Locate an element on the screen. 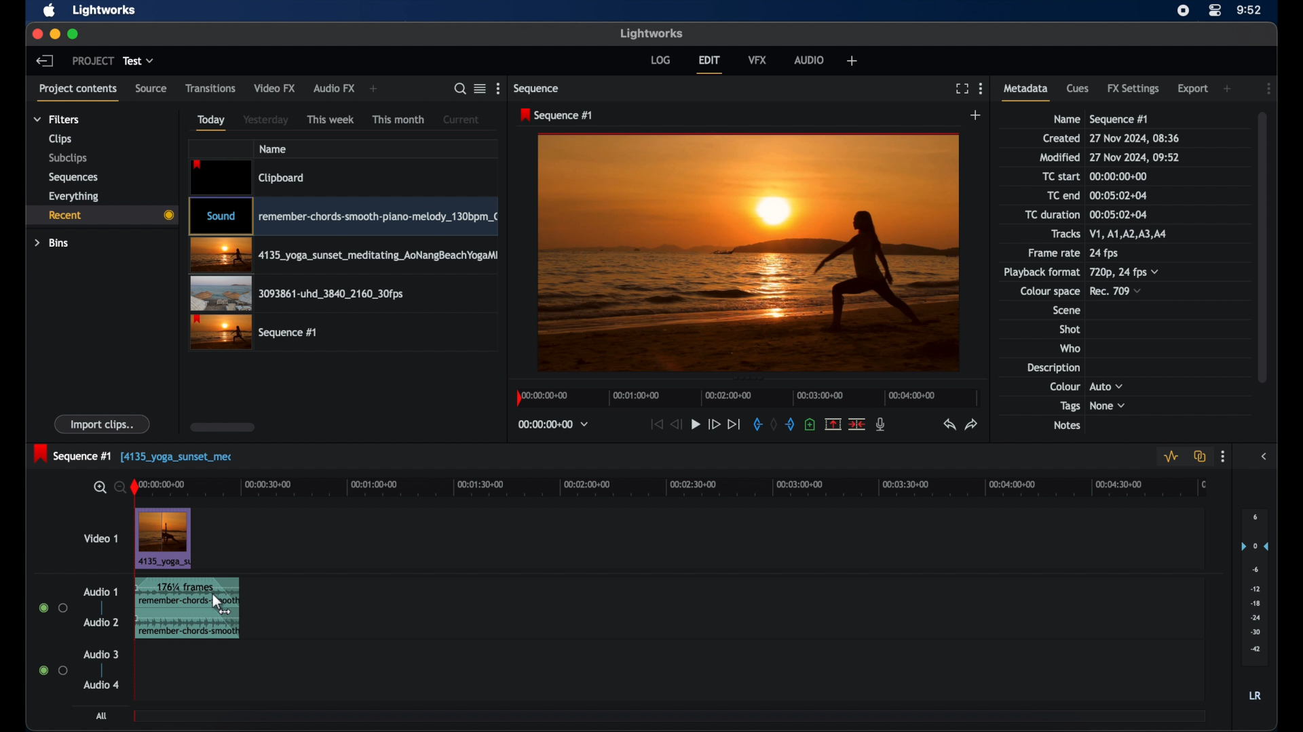 The image size is (1303, 732). audio 1 is located at coordinates (100, 592).